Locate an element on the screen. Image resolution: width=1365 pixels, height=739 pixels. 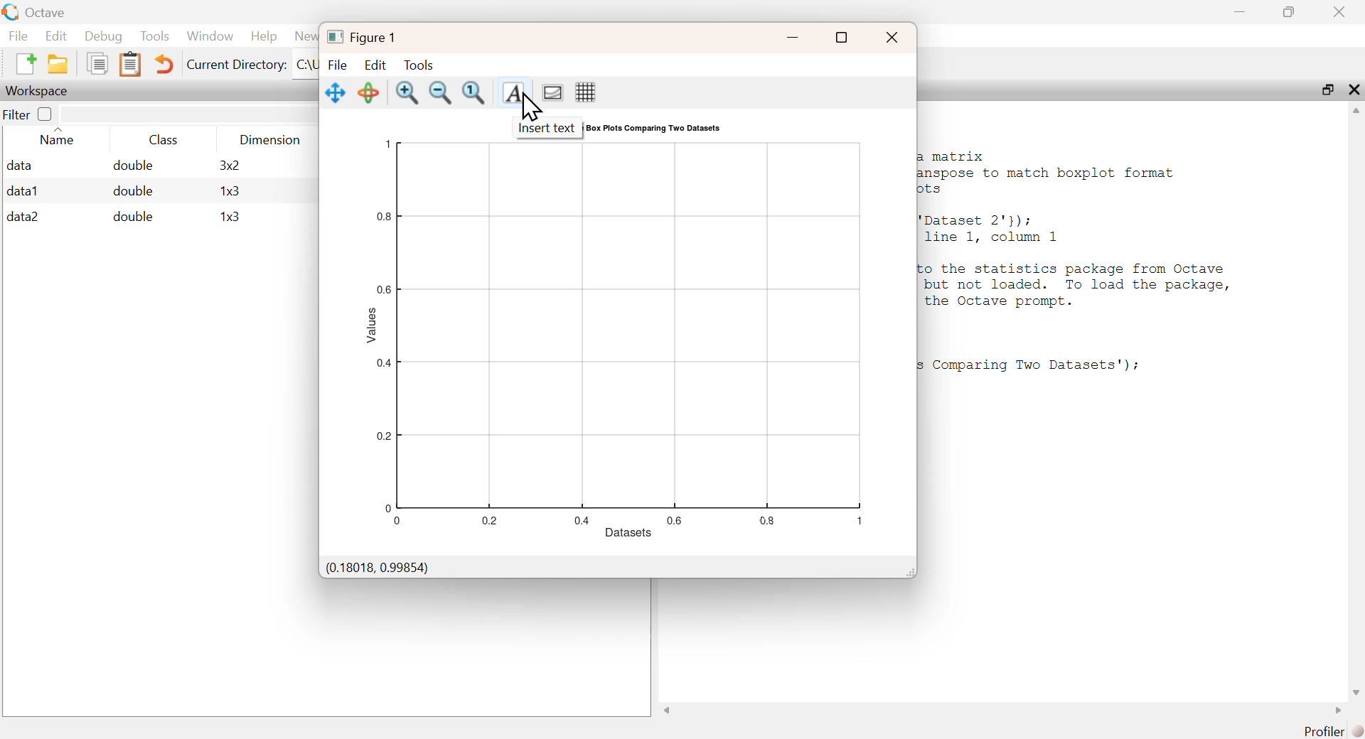
Fit to screen is located at coordinates (476, 93).